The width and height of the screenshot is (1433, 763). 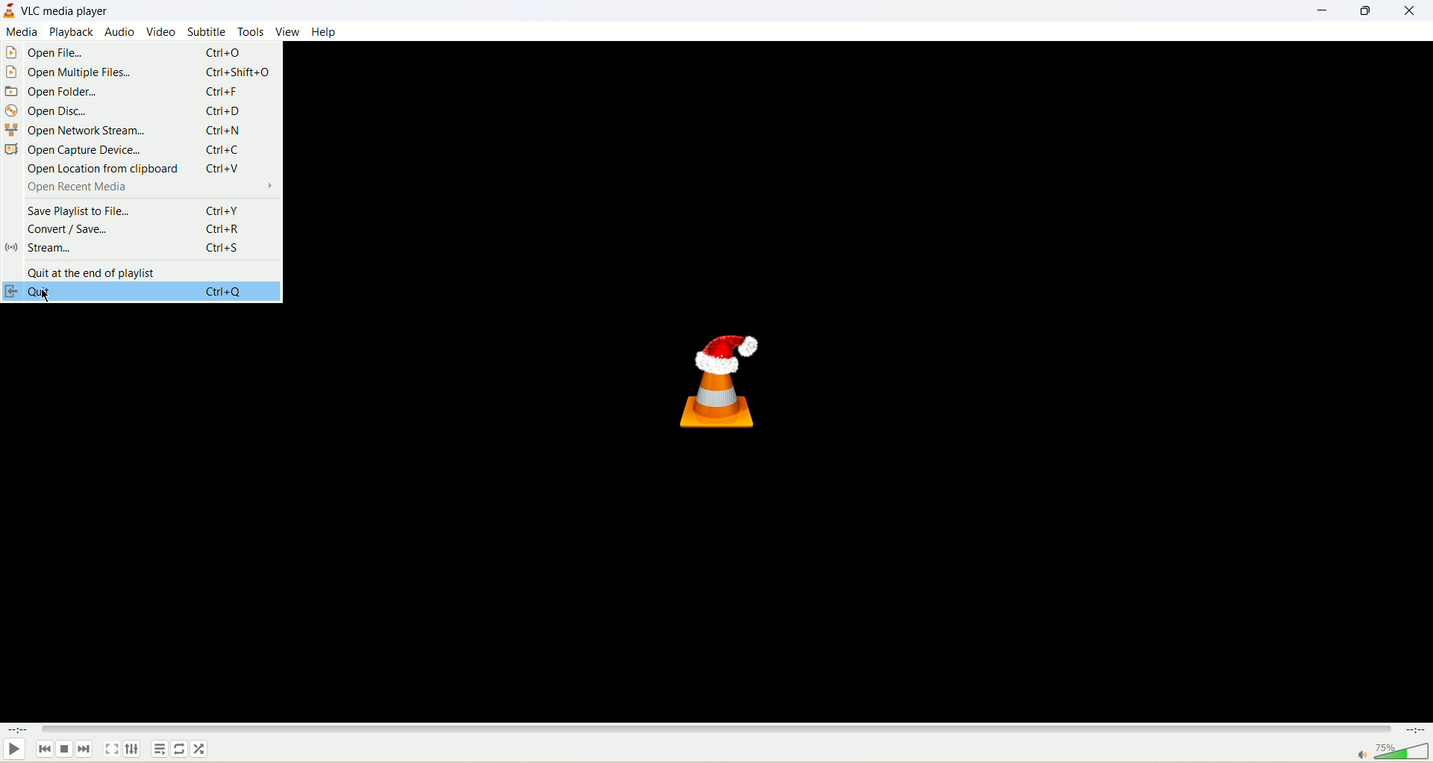 I want to click on convert/save, so click(x=136, y=229).